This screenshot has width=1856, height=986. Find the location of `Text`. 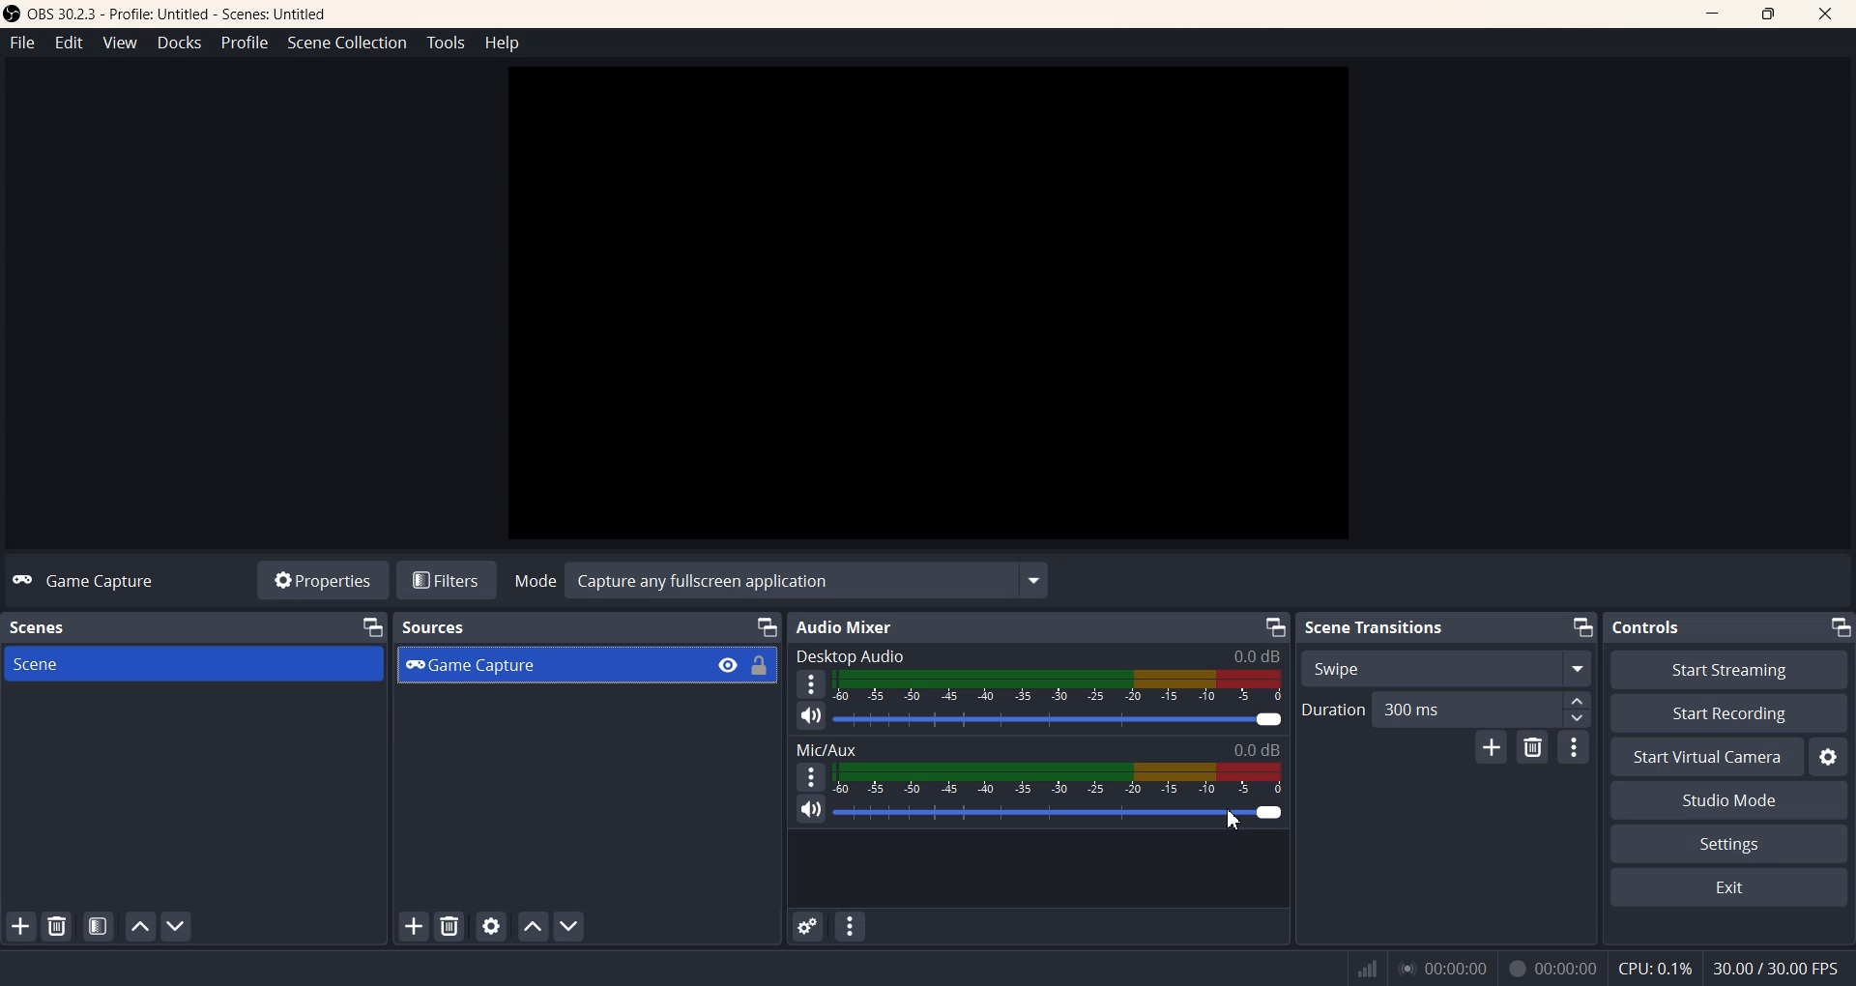

Text is located at coordinates (1038, 654).